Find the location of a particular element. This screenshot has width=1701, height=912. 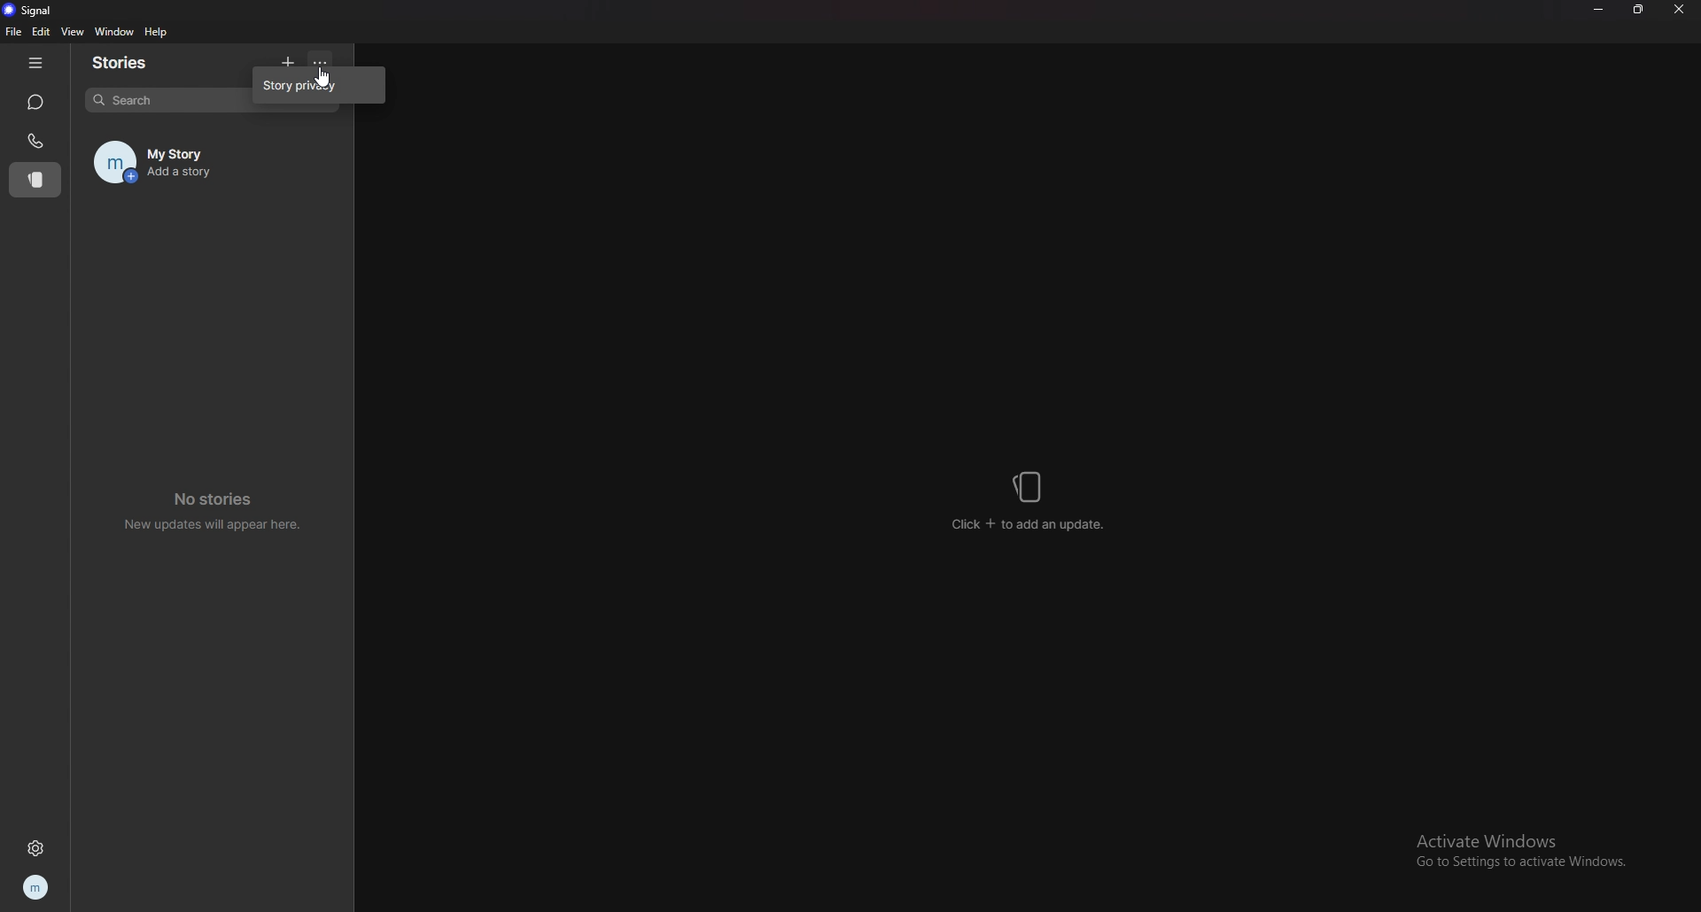

close is located at coordinates (1678, 10).